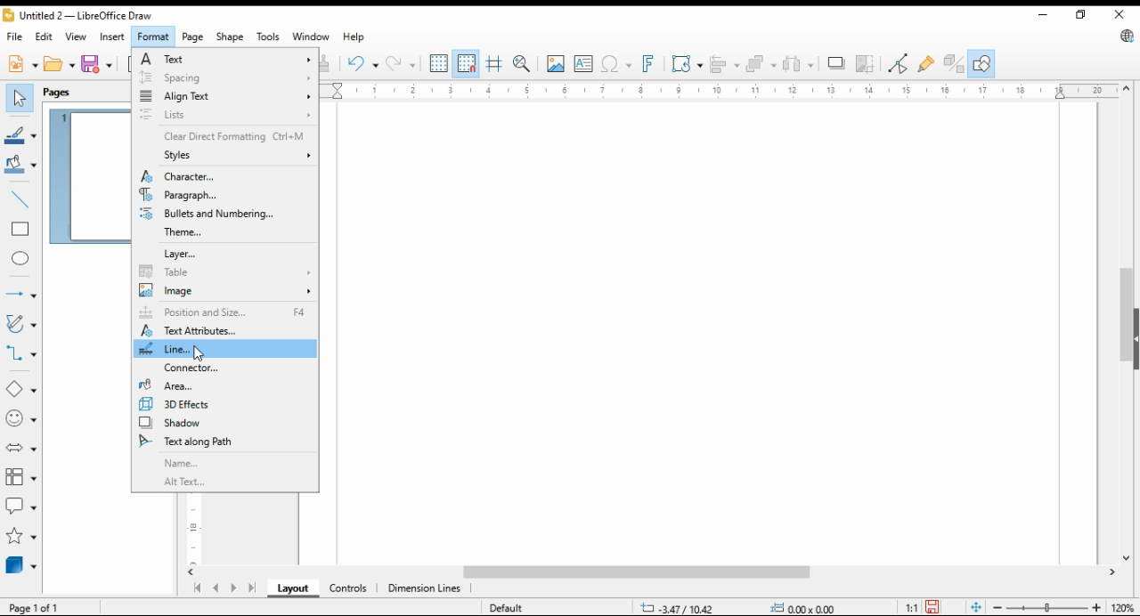 Image resolution: width=1140 pixels, height=616 pixels. Describe the element at coordinates (677, 608) in the screenshot. I see `-3.47/10.42` at that location.